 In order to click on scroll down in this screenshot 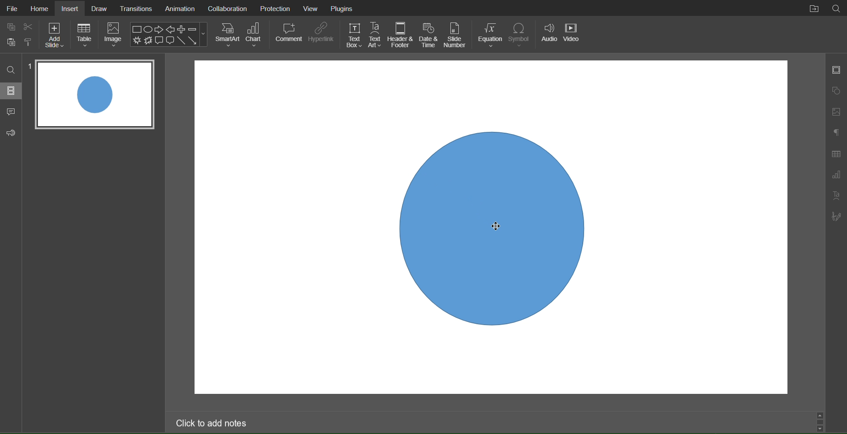, I will do `click(823, 428)`.